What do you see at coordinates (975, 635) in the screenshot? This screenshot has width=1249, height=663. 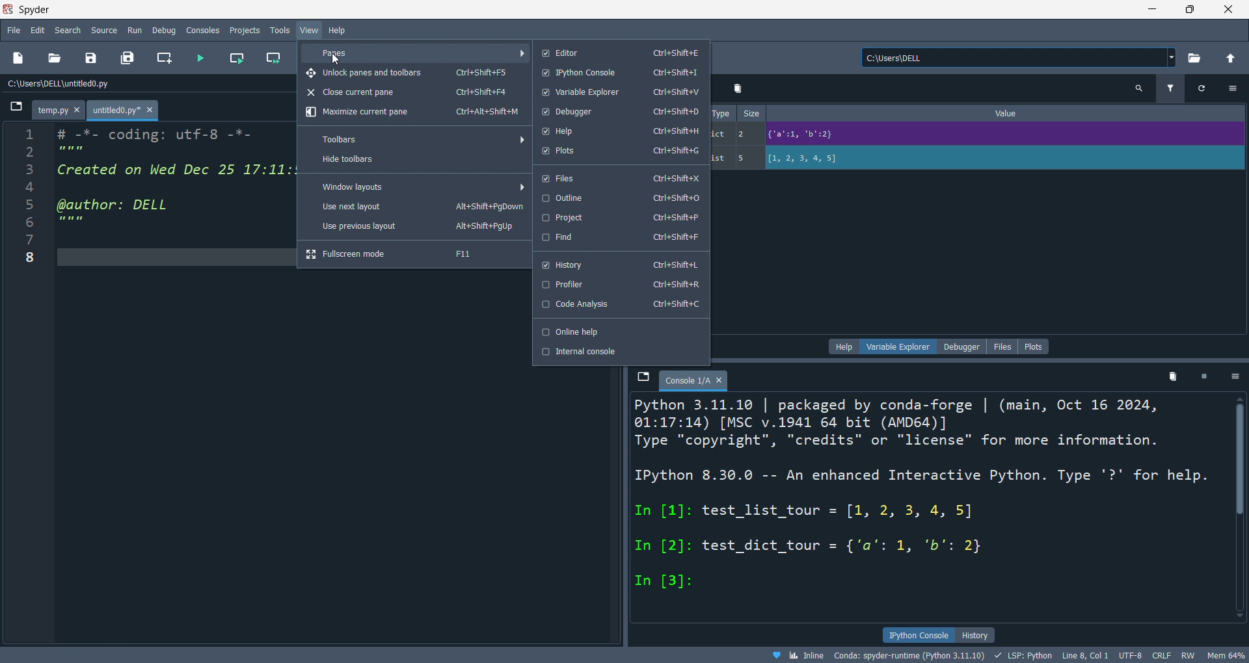 I see `history` at bounding box center [975, 635].